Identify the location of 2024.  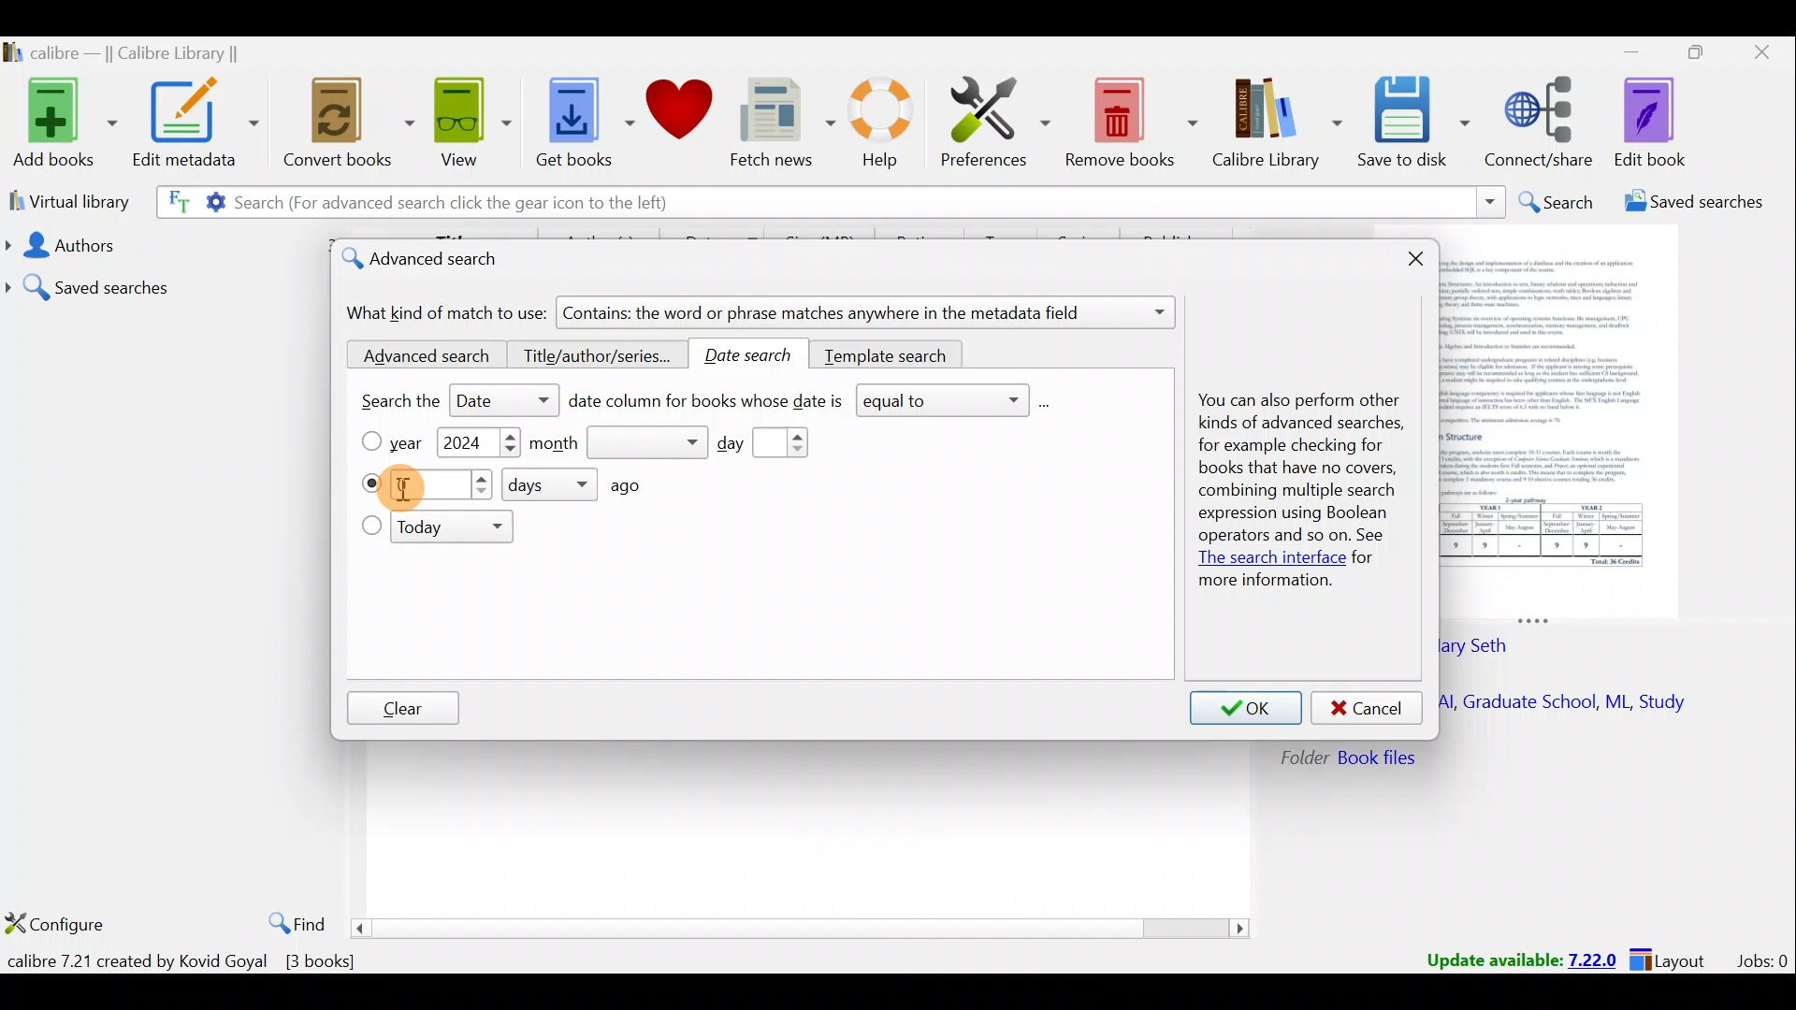
(464, 445).